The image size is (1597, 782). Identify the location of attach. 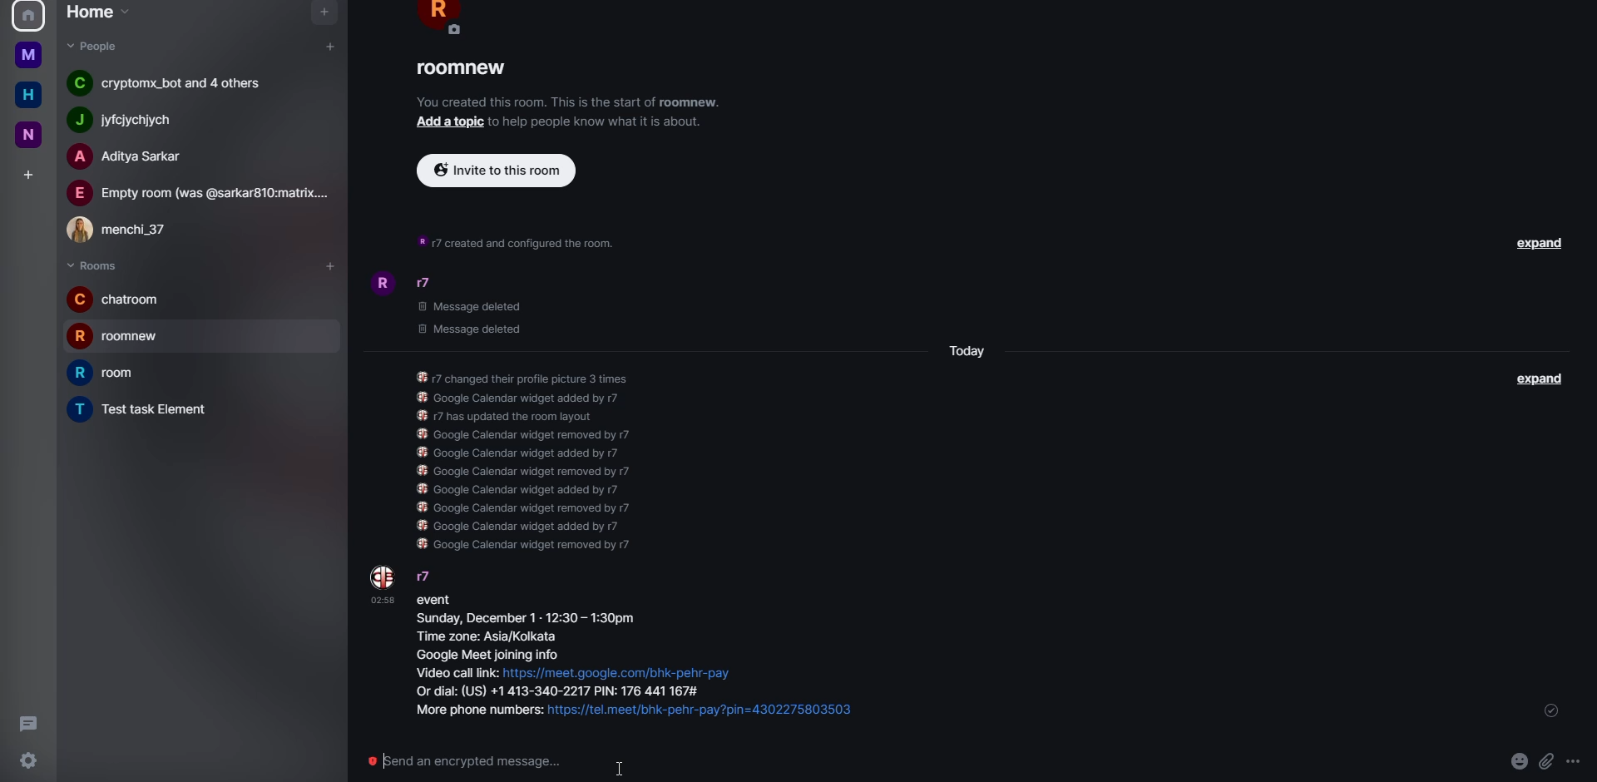
(1550, 759).